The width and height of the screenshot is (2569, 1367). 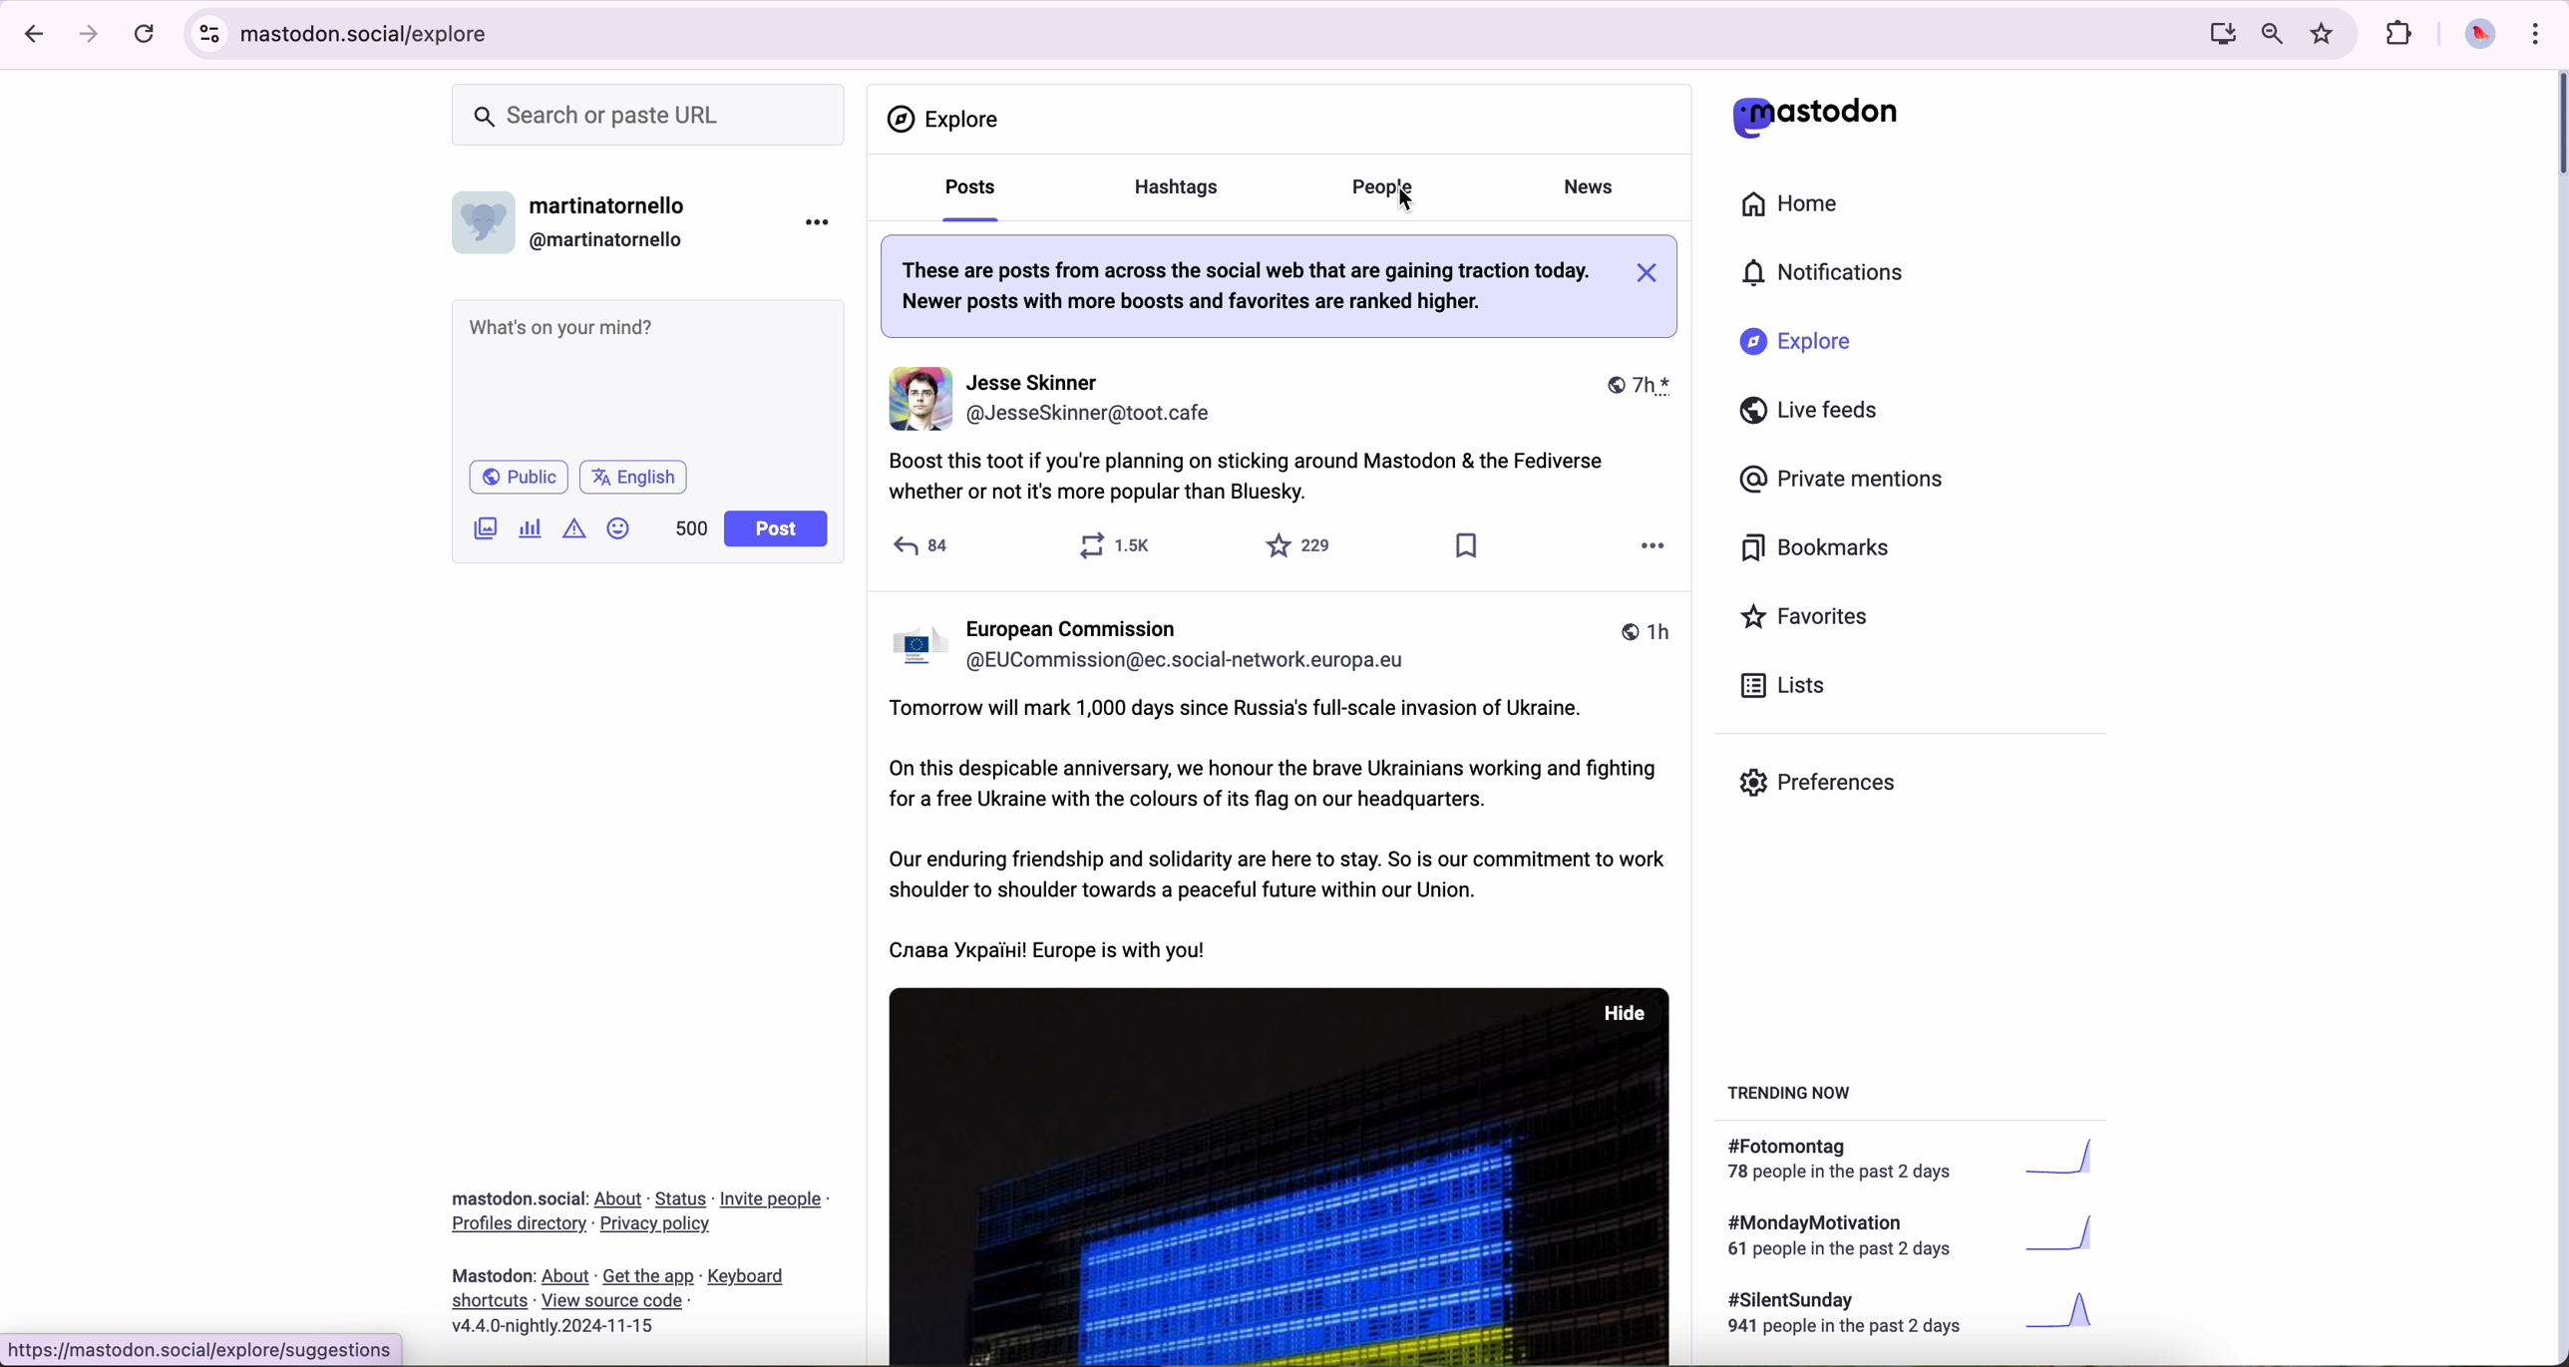 What do you see at coordinates (822, 221) in the screenshot?
I see `more options` at bounding box center [822, 221].